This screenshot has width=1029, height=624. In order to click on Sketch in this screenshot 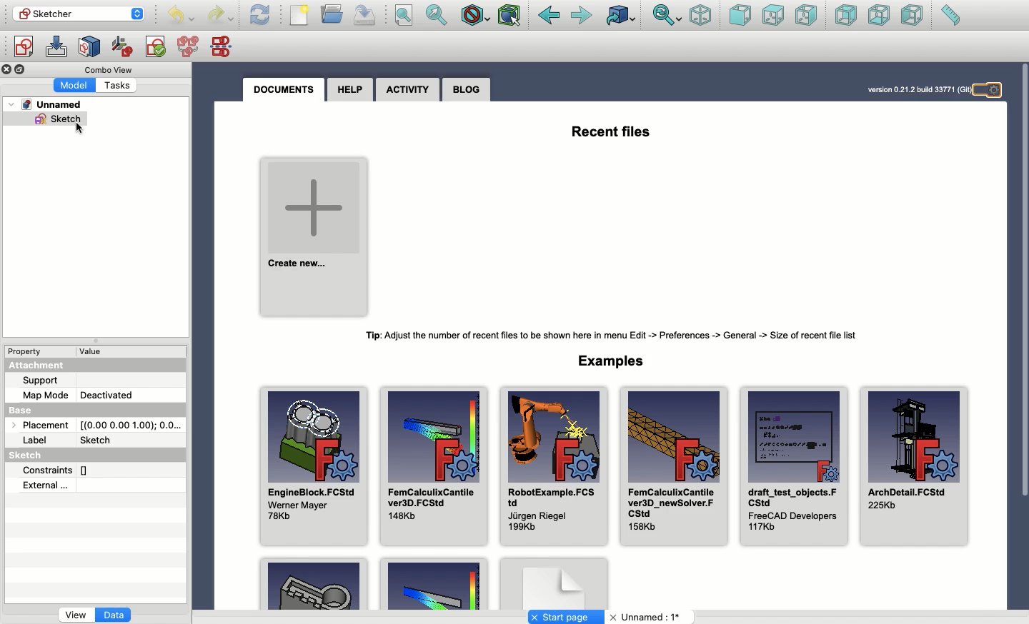, I will do `click(62, 121)`.